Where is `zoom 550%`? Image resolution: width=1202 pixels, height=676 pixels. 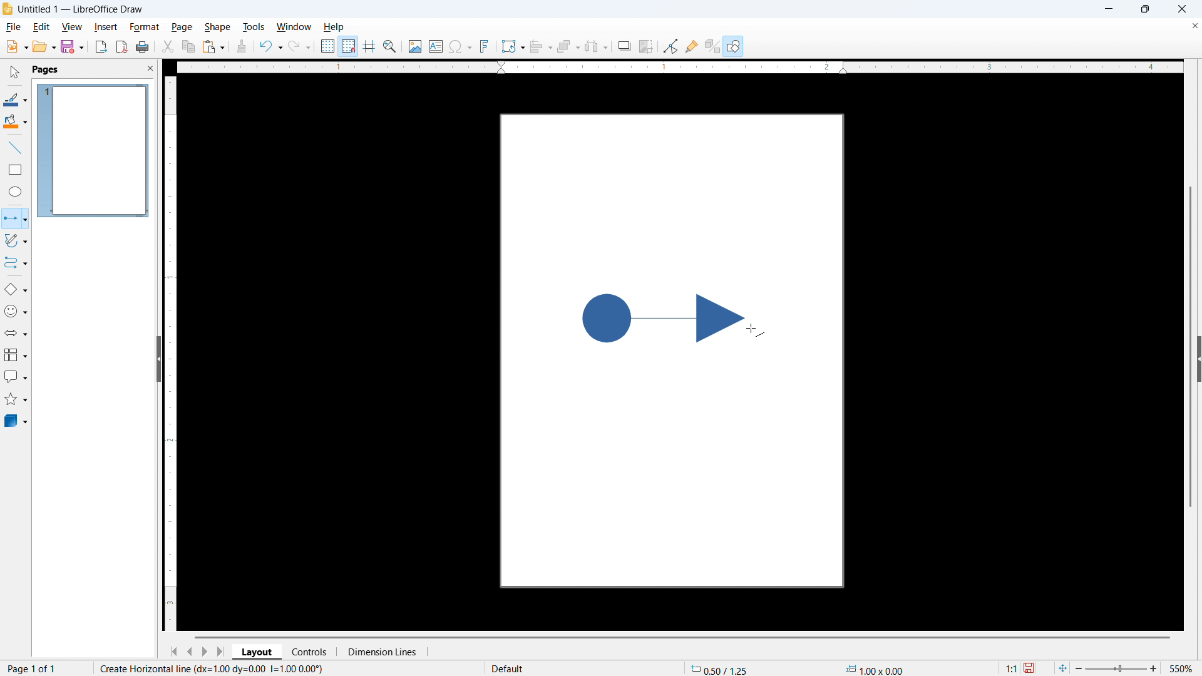 zoom 550% is located at coordinates (1137, 667).